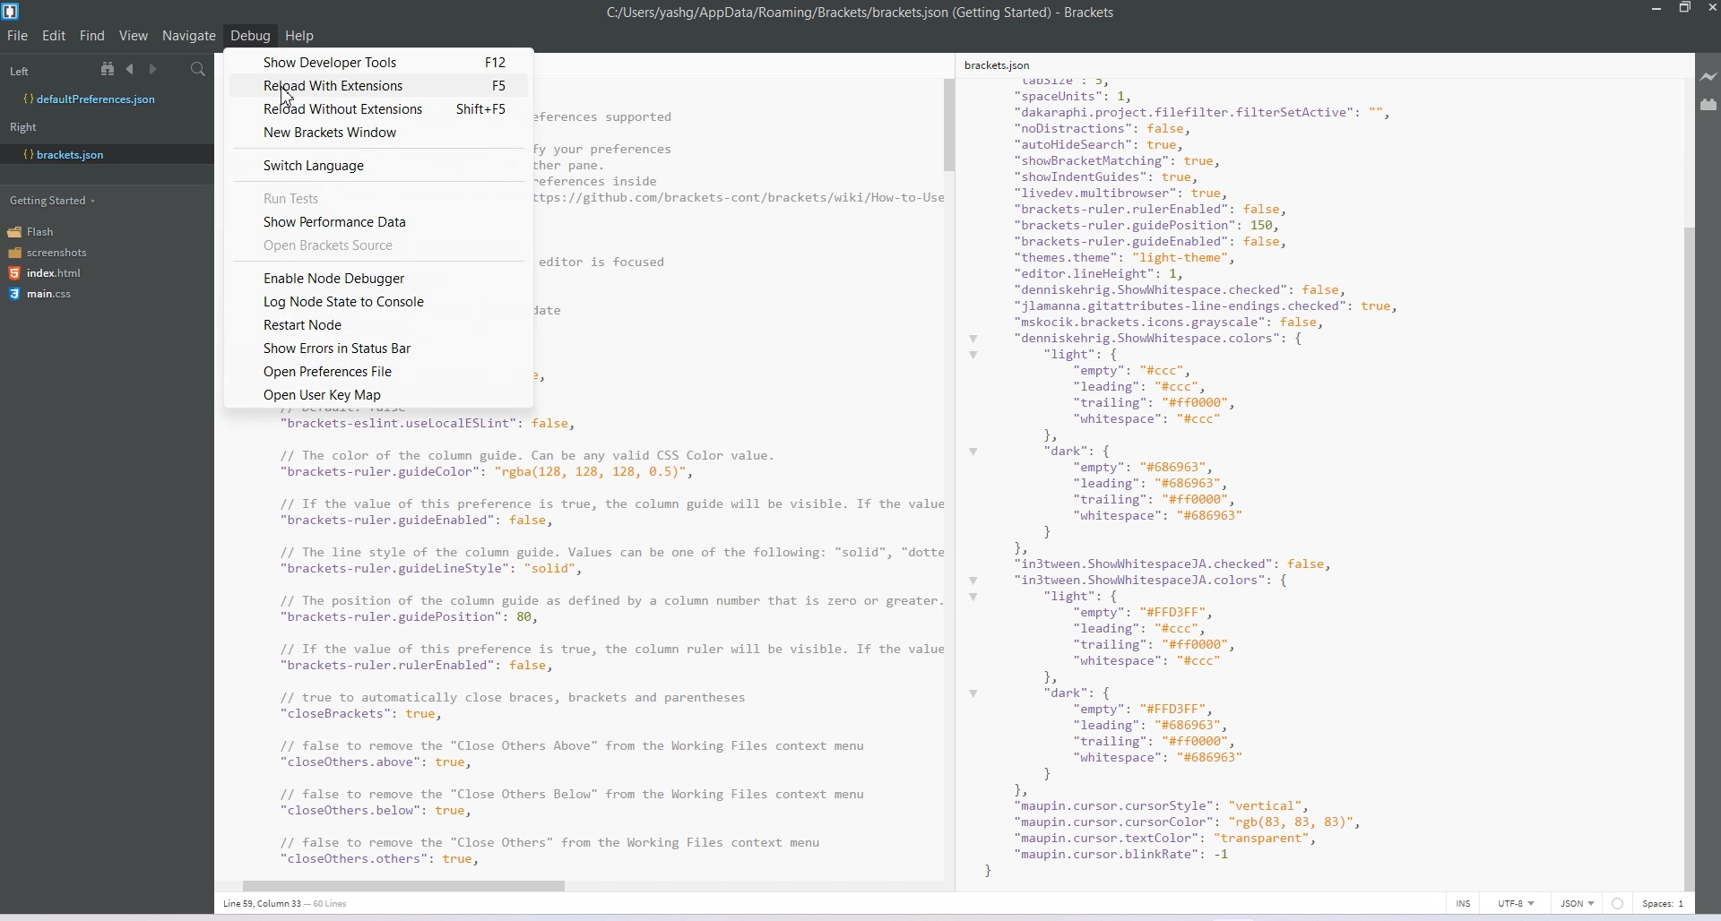 The width and height of the screenshot is (1721, 921). What do you see at coordinates (13, 12) in the screenshot?
I see `Logo` at bounding box center [13, 12].